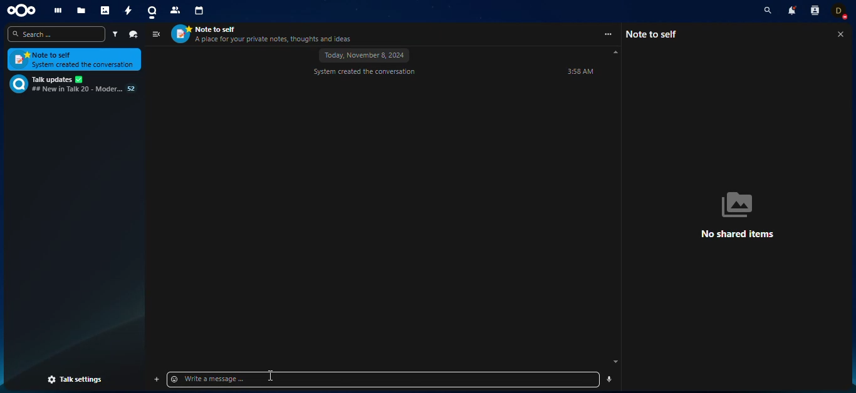 The height and width of the screenshot is (393, 856). Describe the element at coordinates (107, 11) in the screenshot. I see `photos` at that location.